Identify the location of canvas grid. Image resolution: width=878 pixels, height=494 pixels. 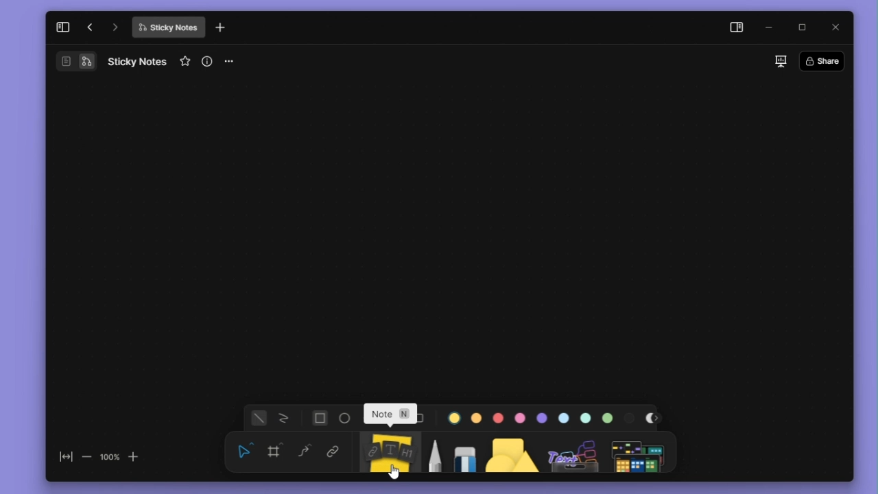
(449, 239).